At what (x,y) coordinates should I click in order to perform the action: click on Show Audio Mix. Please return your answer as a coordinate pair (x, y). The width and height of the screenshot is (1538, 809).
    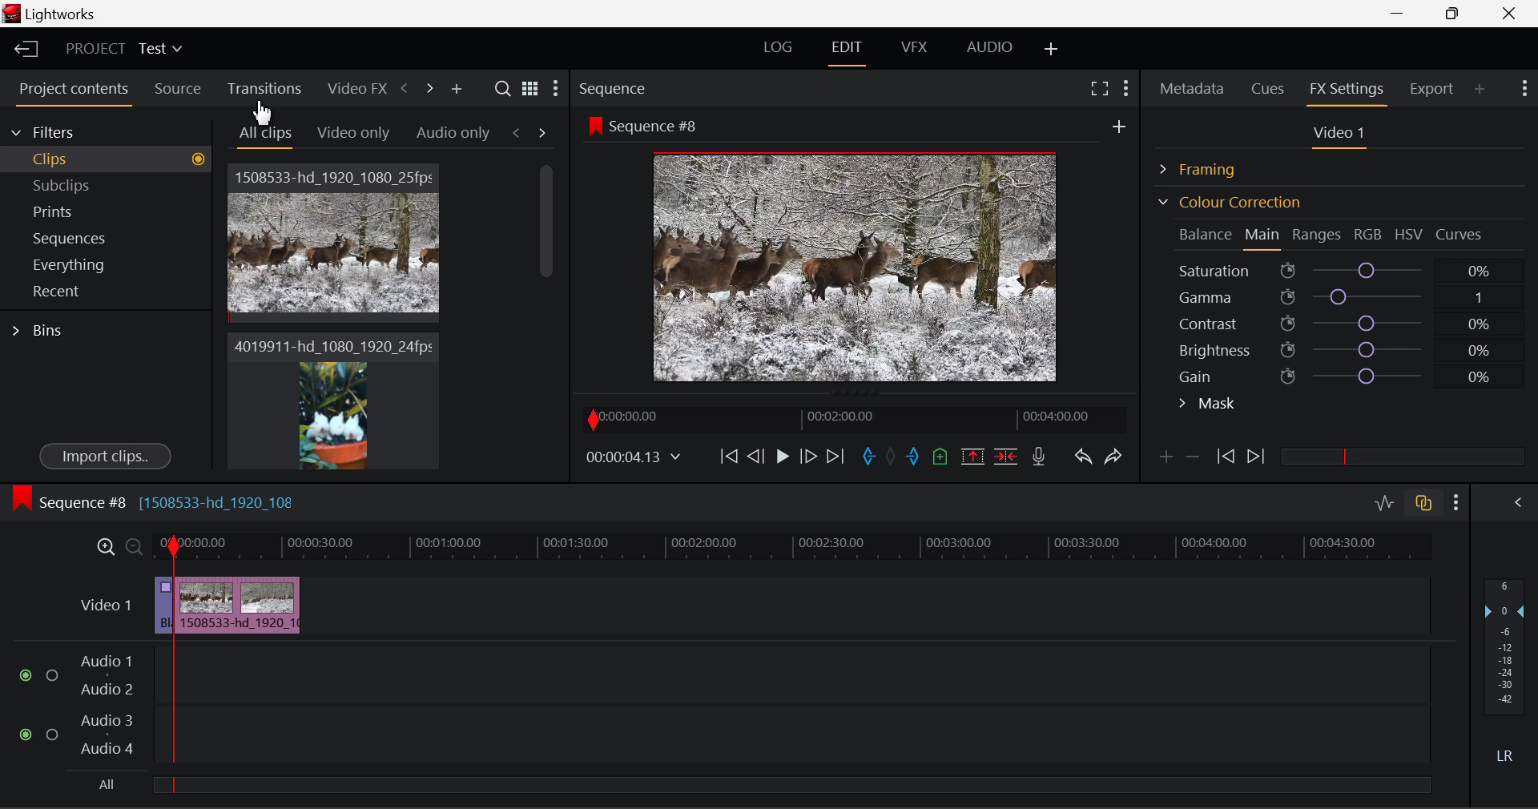
    Looking at the image, I should click on (1520, 501).